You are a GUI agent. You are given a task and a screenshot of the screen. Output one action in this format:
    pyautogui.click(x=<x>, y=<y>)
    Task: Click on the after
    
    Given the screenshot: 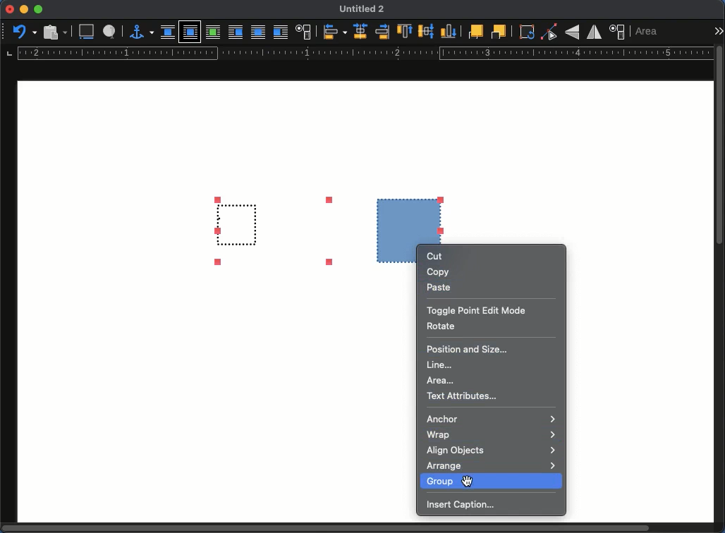 What is the action you would take?
    pyautogui.click(x=281, y=32)
    